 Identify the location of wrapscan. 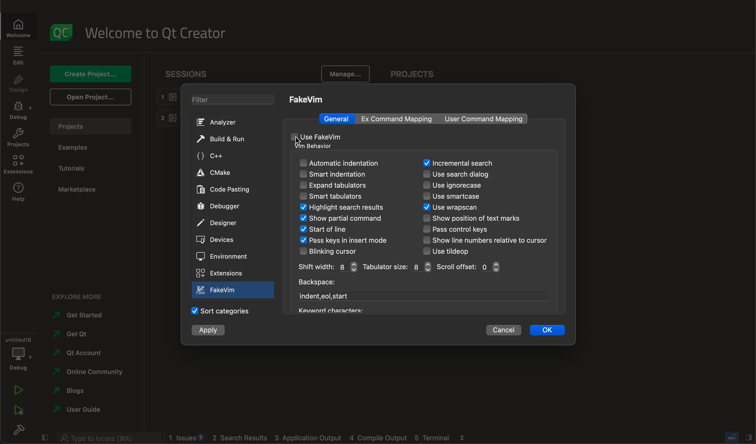
(462, 208).